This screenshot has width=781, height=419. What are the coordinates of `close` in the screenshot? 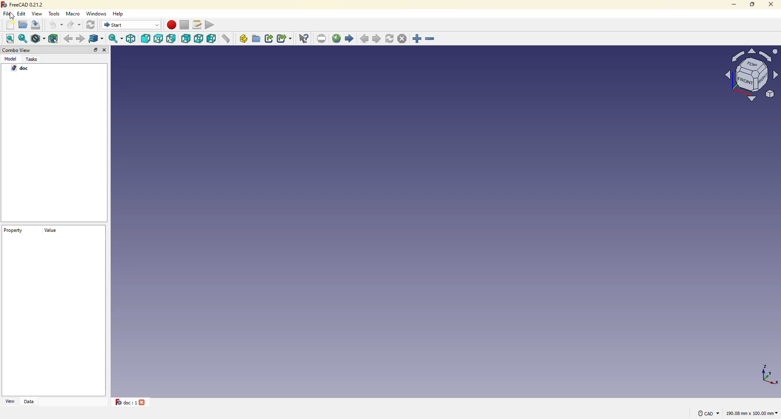 It's located at (106, 51).